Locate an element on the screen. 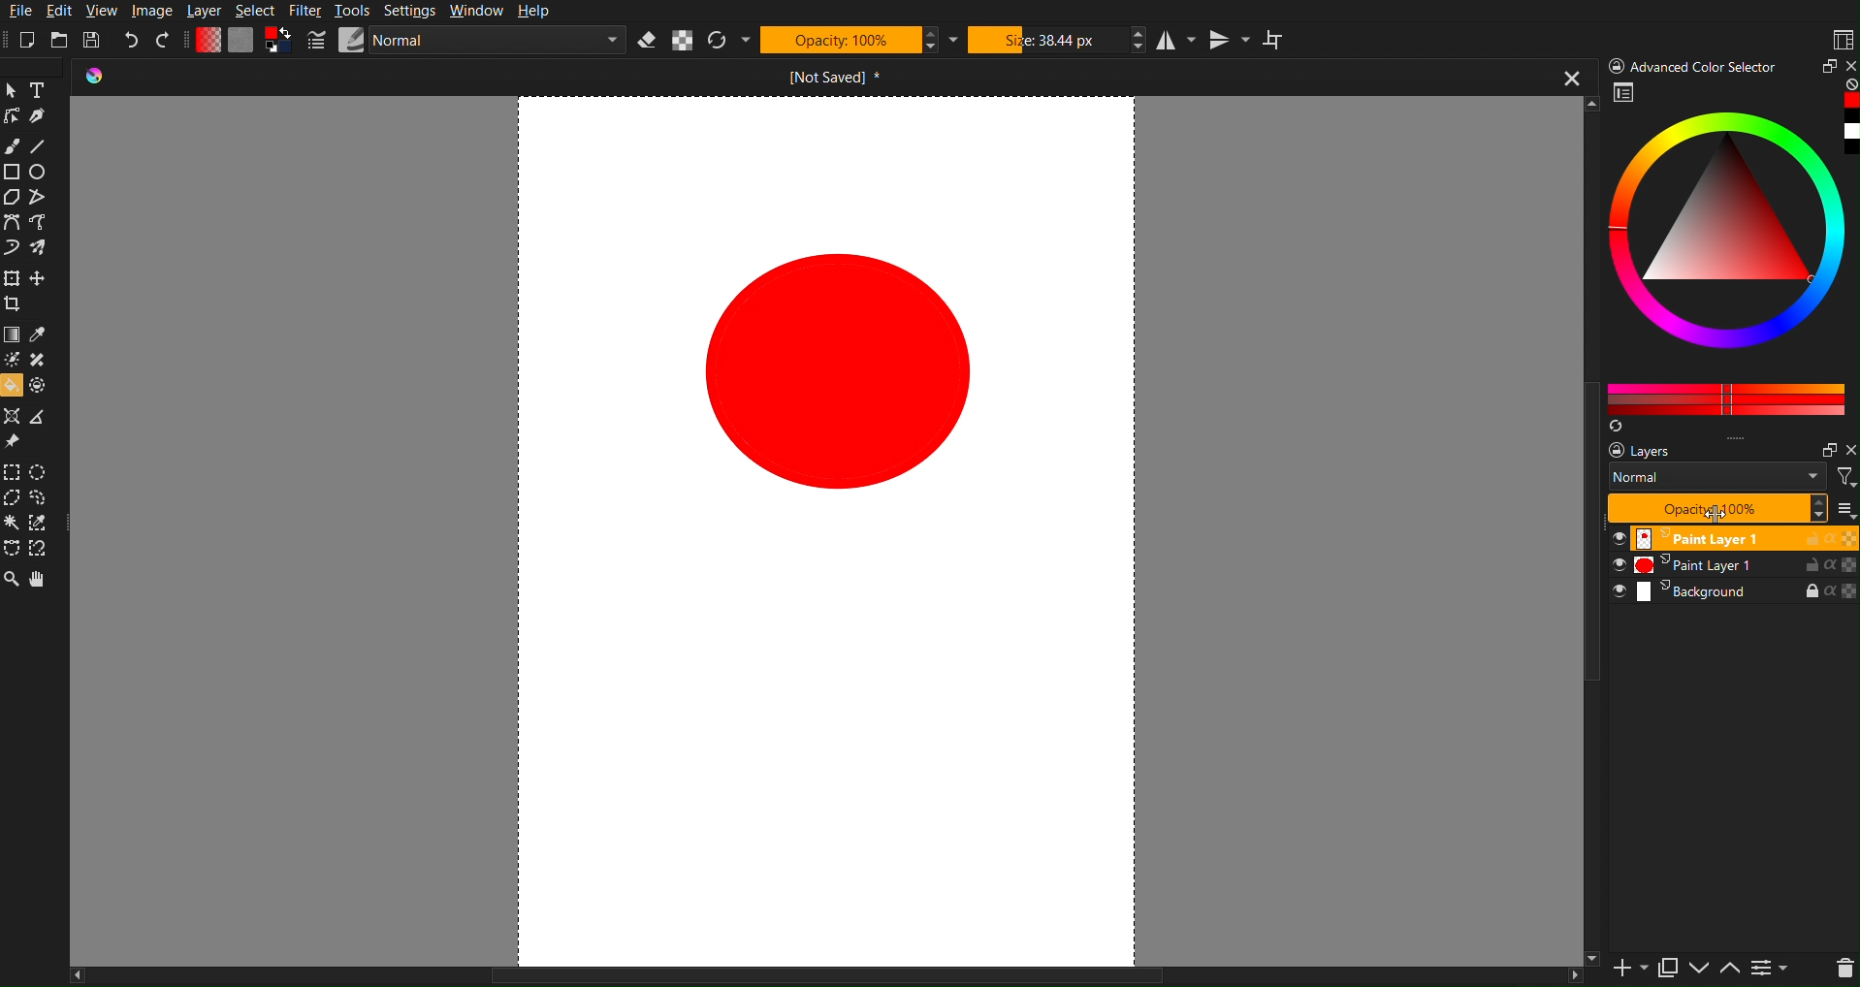 The image size is (1860, 987). Close  is located at coordinates (1848, 66).